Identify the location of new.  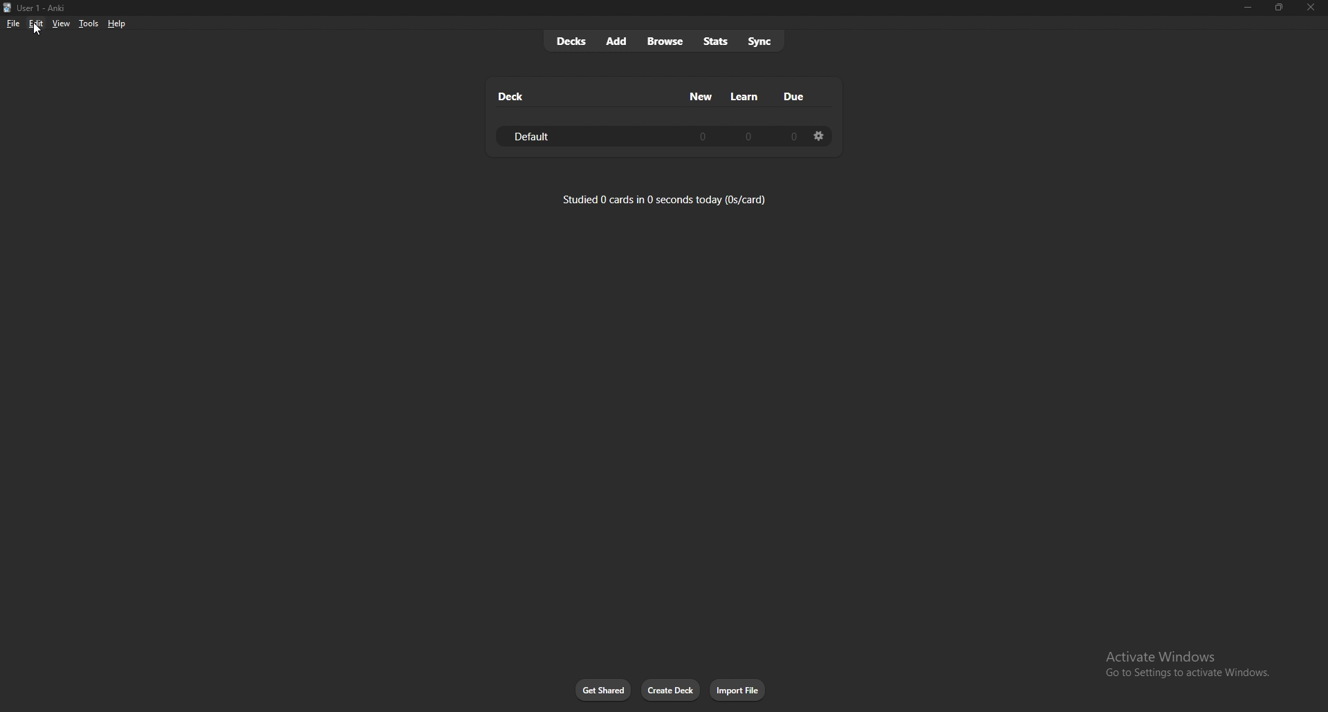
(701, 97).